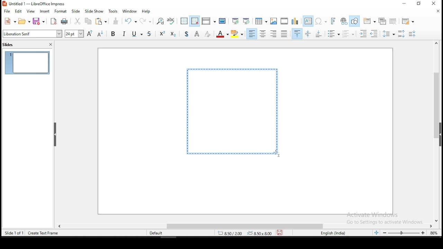 The height and width of the screenshot is (249, 443). What do you see at coordinates (404, 233) in the screenshot?
I see `zoom slider` at bounding box center [404, 233].